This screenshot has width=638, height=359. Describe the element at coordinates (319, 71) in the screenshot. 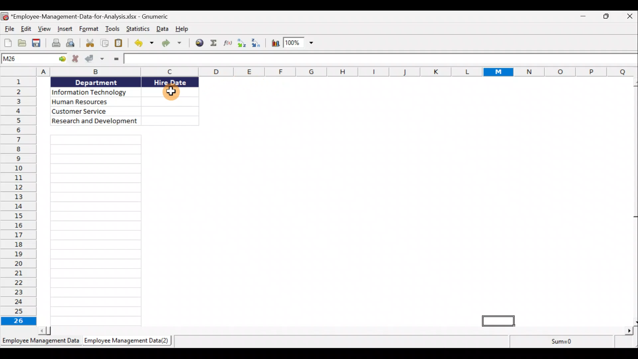

I see `Columns` at that location.